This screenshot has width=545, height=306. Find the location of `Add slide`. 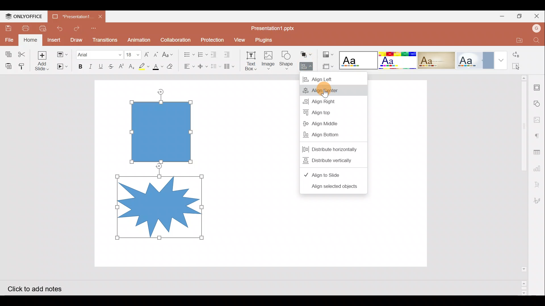

Add slide is located at coordinates (42, 60).